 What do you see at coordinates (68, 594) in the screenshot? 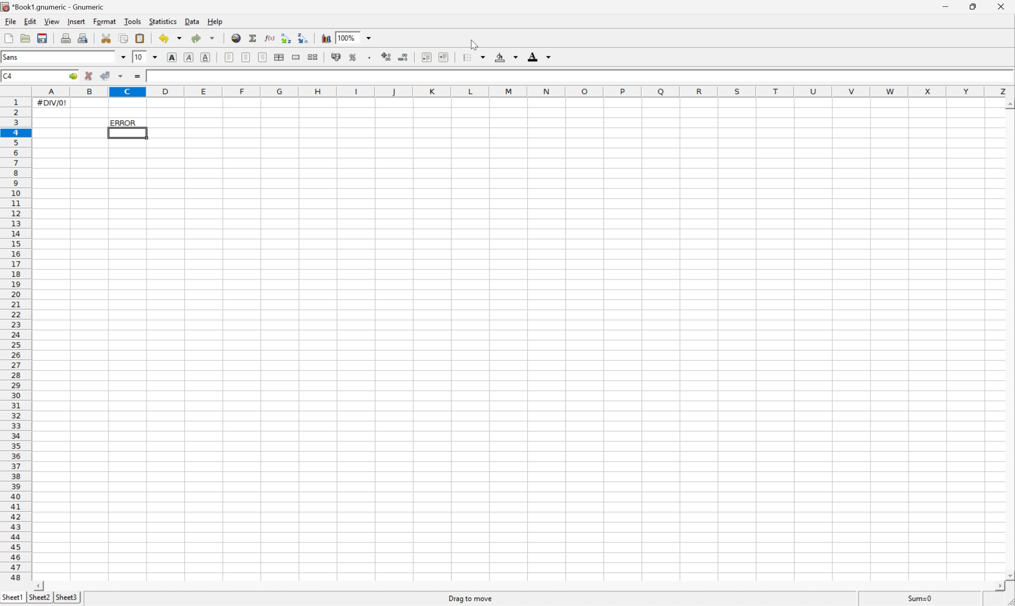
I see `Sheet3` at bounding box center [68, 594].